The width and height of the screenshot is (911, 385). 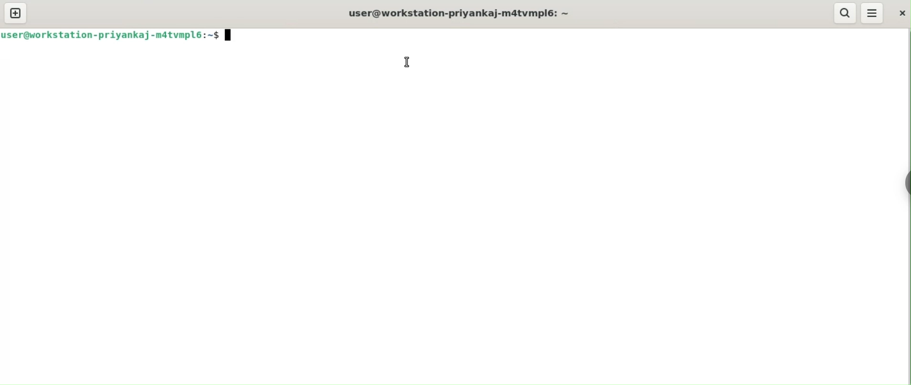 I want to click on user@workstation-priyankaj-m4tvmplé: ~, so click(x=467, y=14).